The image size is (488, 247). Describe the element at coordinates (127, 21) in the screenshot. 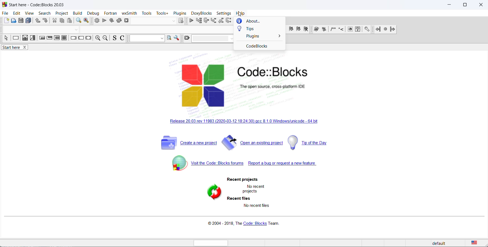

I see `abort` at that location.